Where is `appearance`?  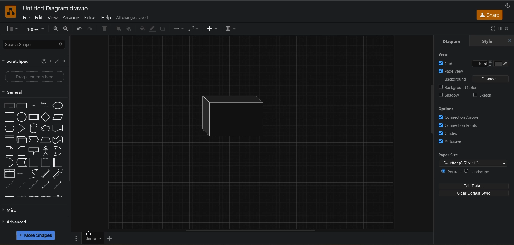 appearance is located at coordinates (508, 5).